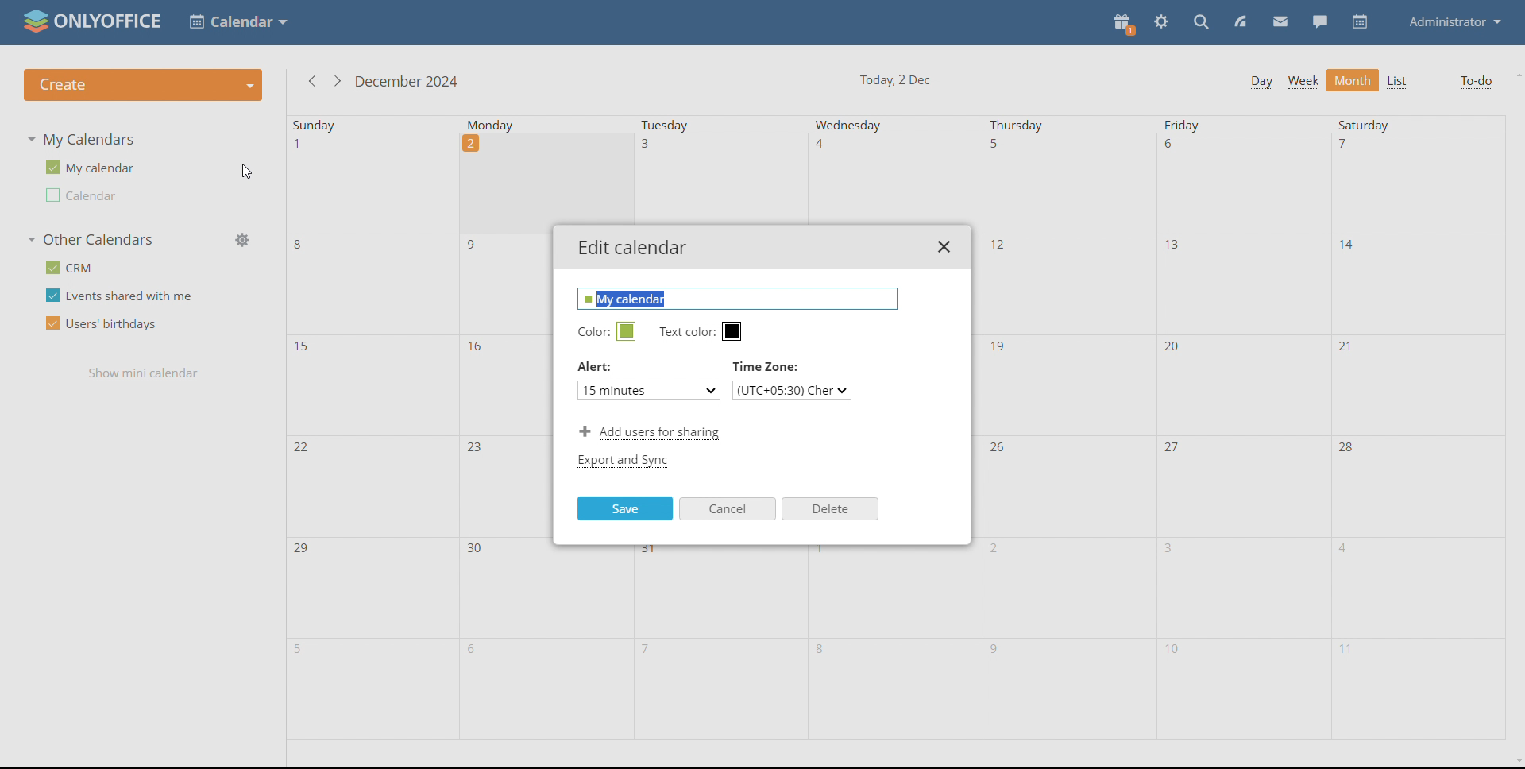 This screenshot has height=769, width=1525. I want to click on sunday, so click(357, 125).